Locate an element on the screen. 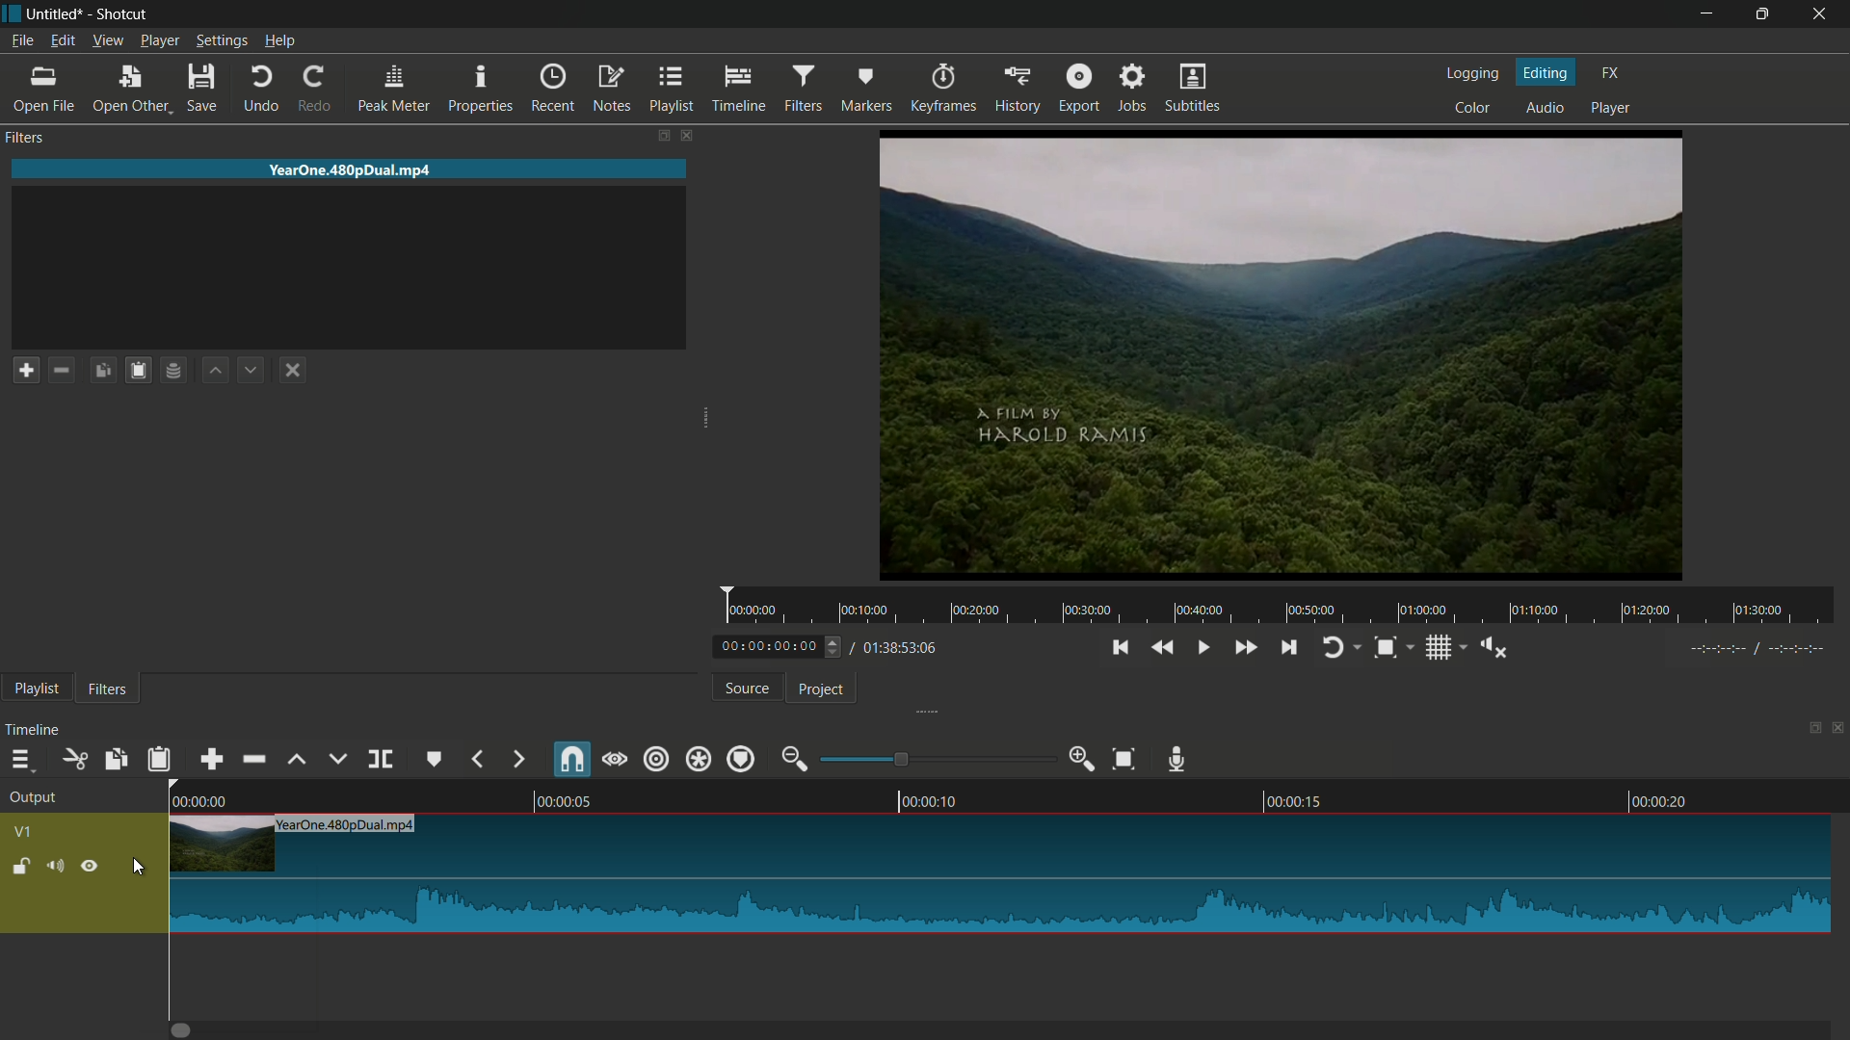  snap is located at coordinates (573, 761).